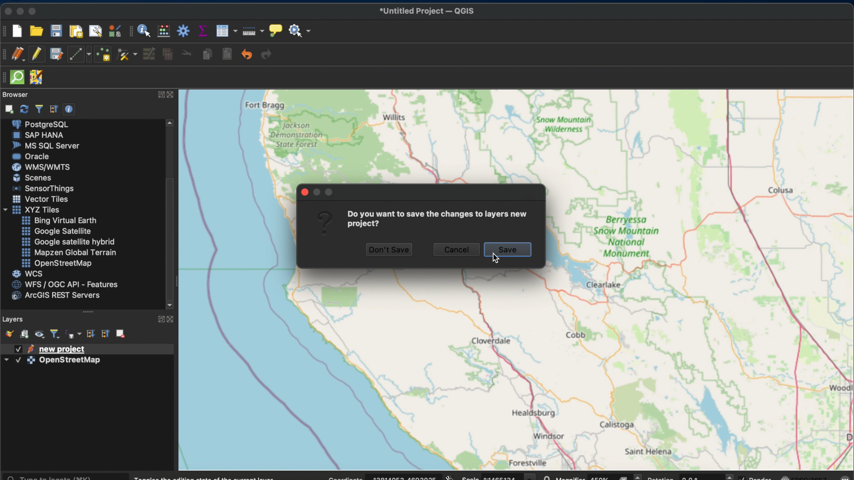 Image resolution: width=854 pixels, height=480 pixels. I want to click on save edits, so click(56, 55).